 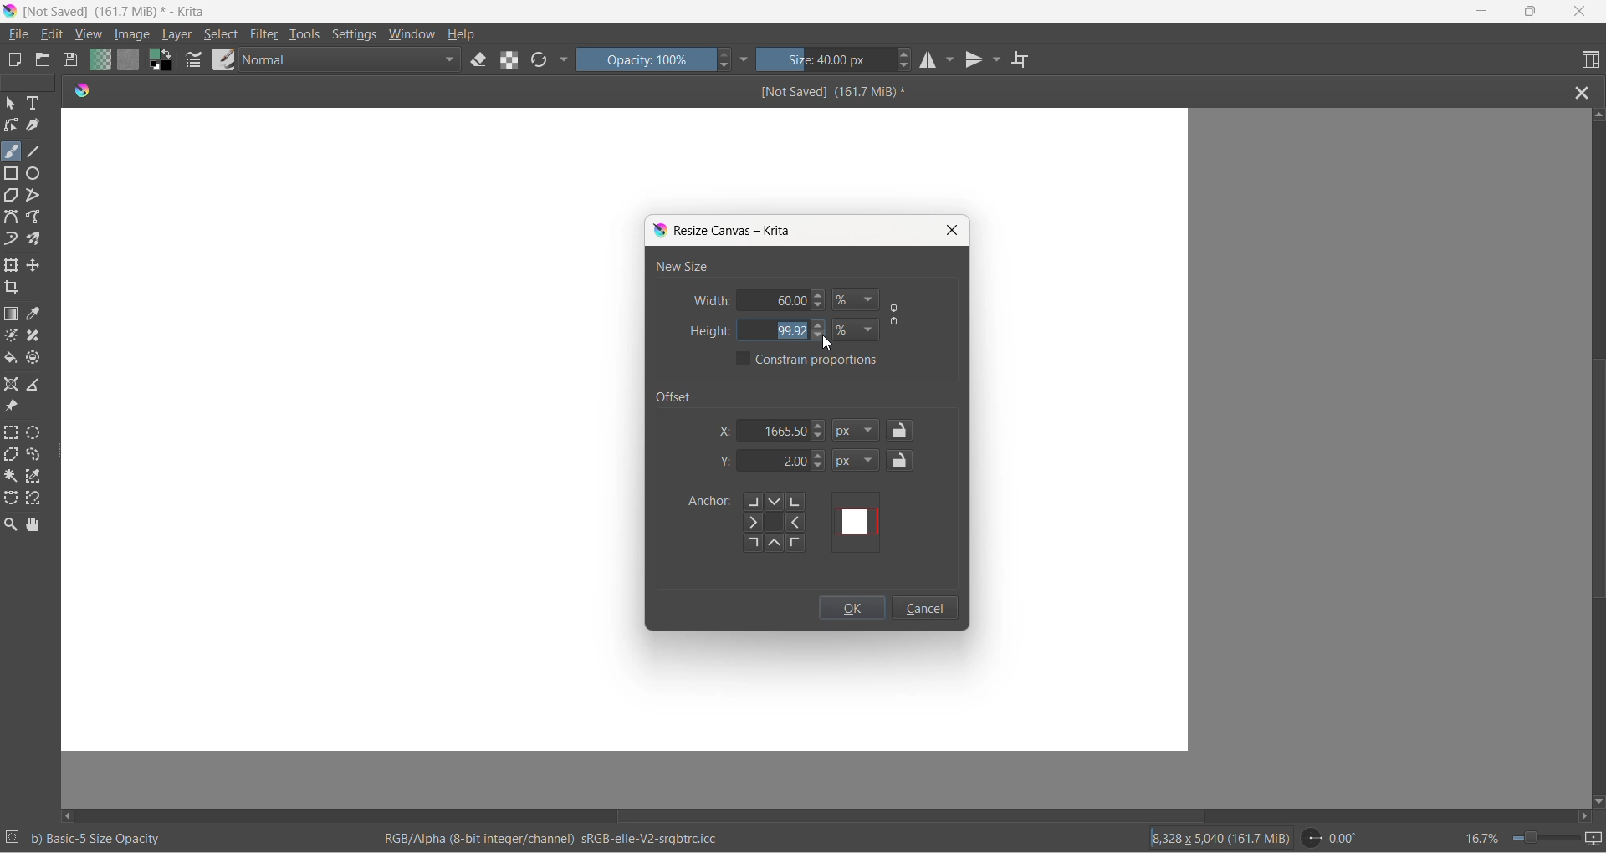 What do you see at coordinates (11, 125) in the screenshot?
I see `edit shape tool` at bounding box center [11, 125].